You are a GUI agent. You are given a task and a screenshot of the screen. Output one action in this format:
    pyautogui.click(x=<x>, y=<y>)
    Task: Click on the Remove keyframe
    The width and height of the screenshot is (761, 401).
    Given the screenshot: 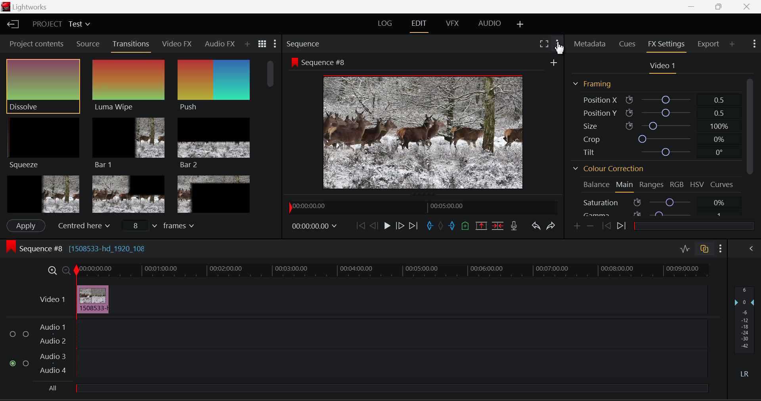 What is the action you would take?
    pyautogui.click(x=591, y=226)
    